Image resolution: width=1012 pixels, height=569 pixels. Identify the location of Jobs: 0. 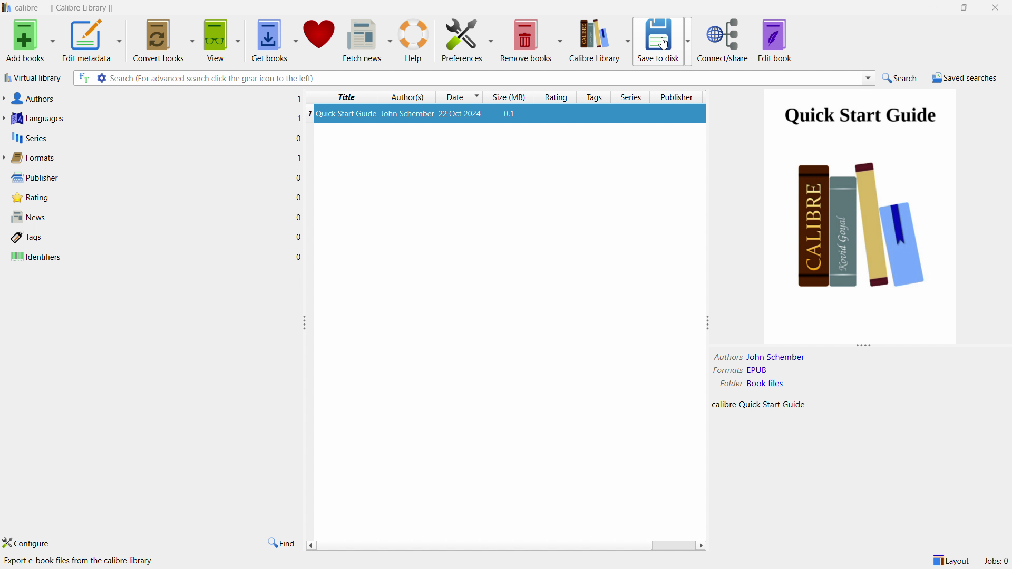
(995, 560).